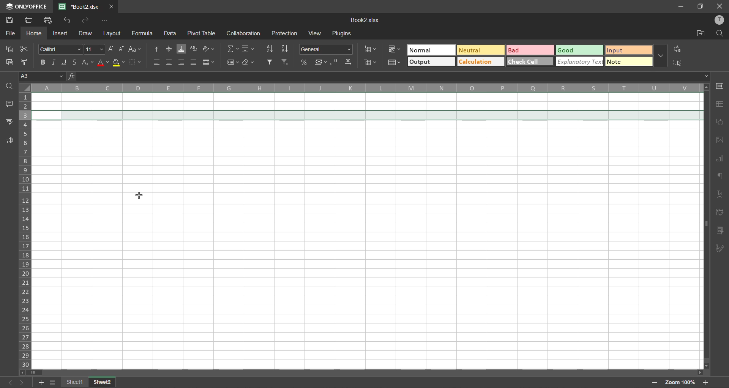 The width and height of the screenshot is (729, 388). What do you see at coordinates (181, 48) in the screenshot?
I see `align bottom` at bounding box center [181, 48].